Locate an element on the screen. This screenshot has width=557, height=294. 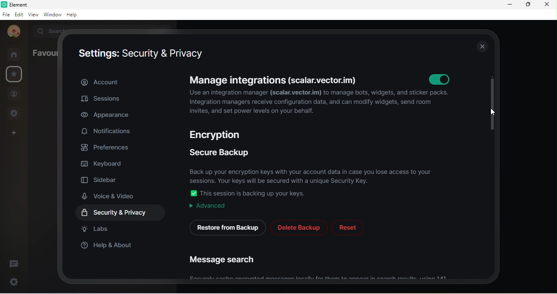
toggle switch is located at coordinates (193, 193).